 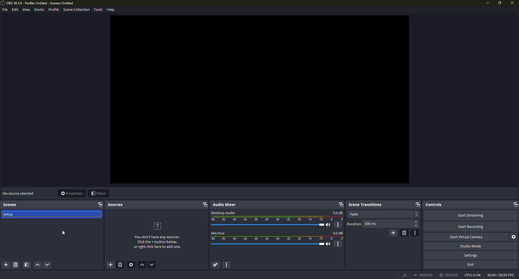 What do you see at coordinates (500, 3) in the screenshot?
I see `maximize` at bounding box center [500, 3].